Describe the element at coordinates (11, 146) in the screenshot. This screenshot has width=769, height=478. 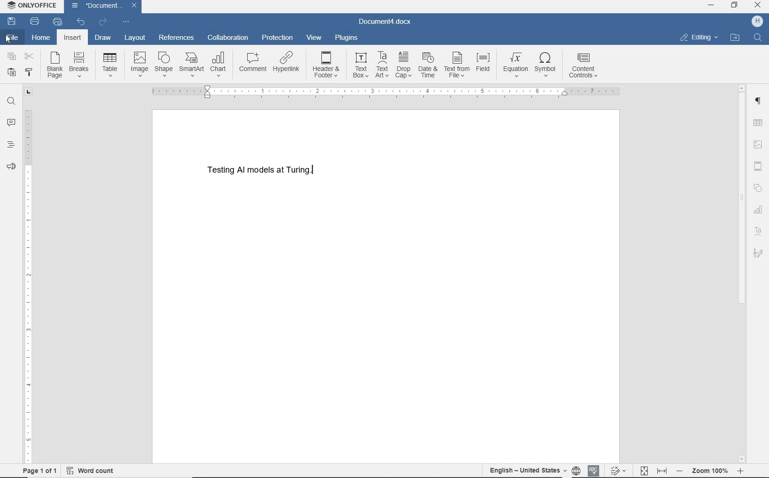
I see `headings` at that location.